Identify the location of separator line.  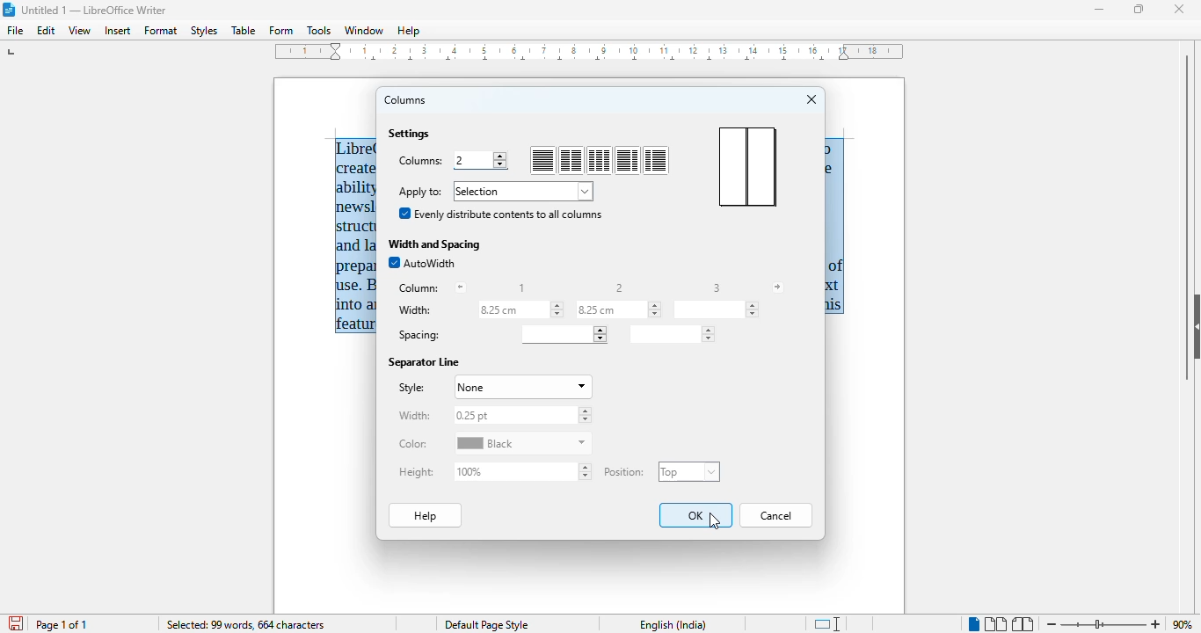
(425, 363).